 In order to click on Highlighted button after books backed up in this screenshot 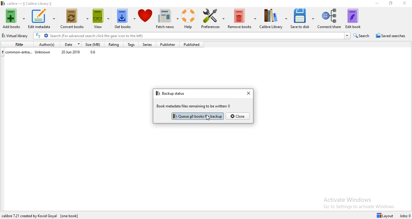, I will do `click(197, 116)`.